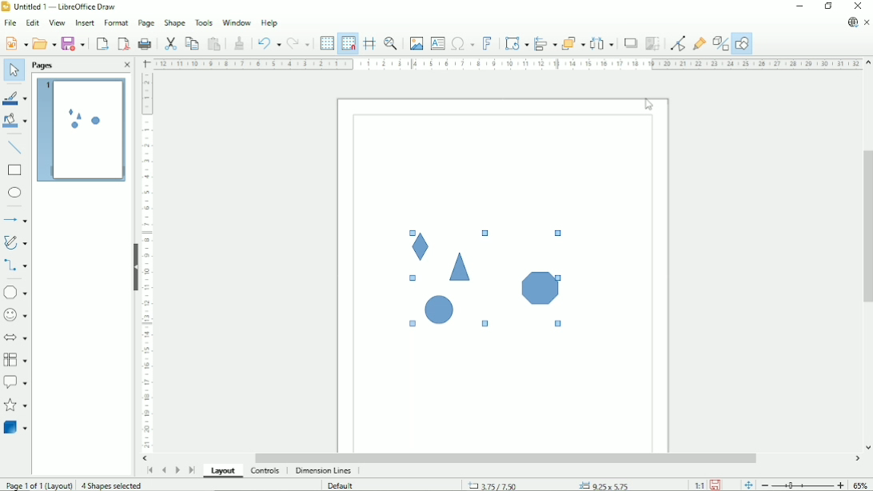  I want to click on Insert, so click(84, 23).